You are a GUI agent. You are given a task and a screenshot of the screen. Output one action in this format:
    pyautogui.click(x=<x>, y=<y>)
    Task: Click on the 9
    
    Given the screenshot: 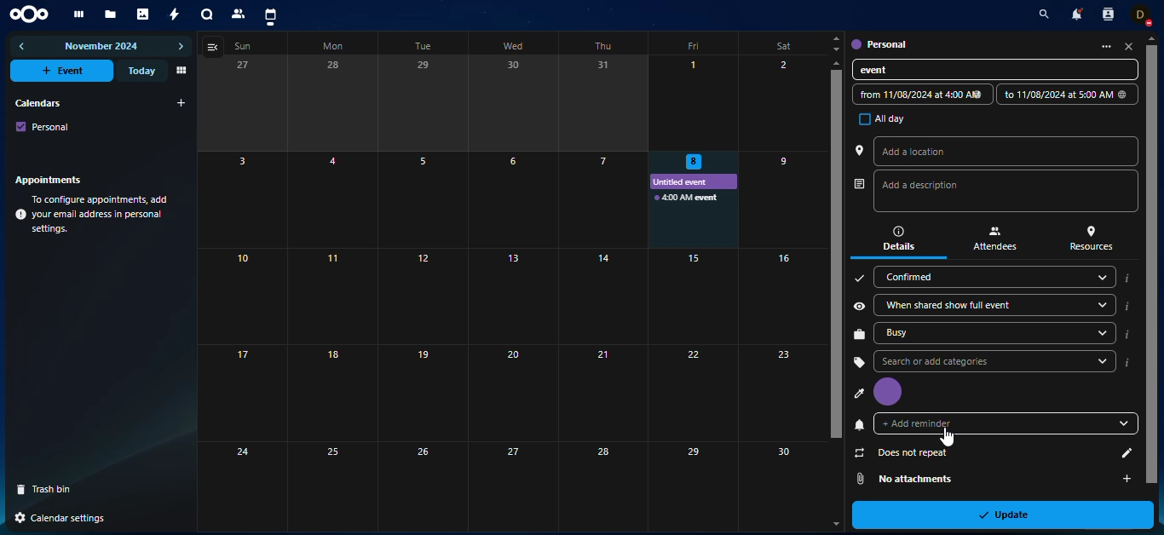 What is the action you would take?
    pyautogui.click(x=780, y=198)
    